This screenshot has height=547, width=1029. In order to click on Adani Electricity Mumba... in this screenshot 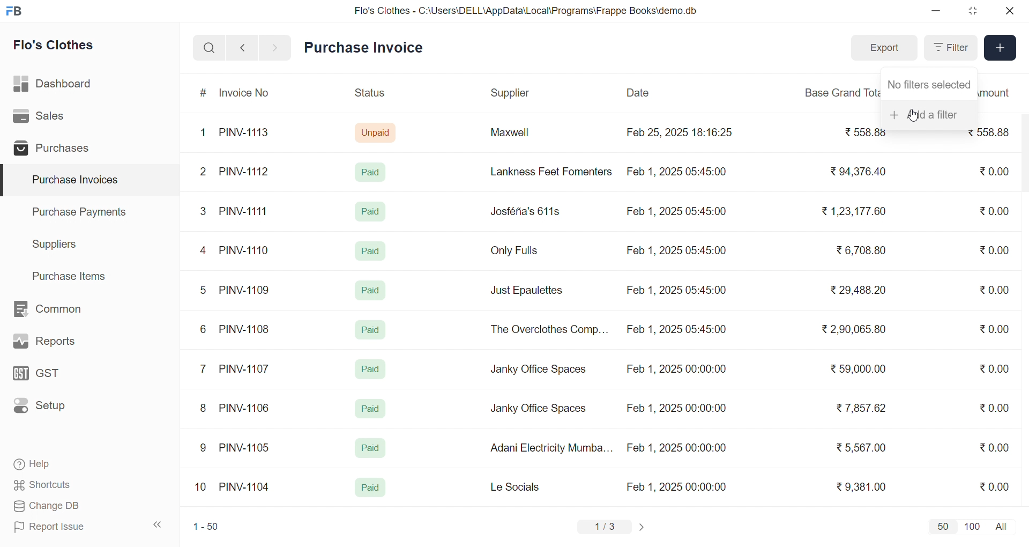, I will do `click(553, 448)`.